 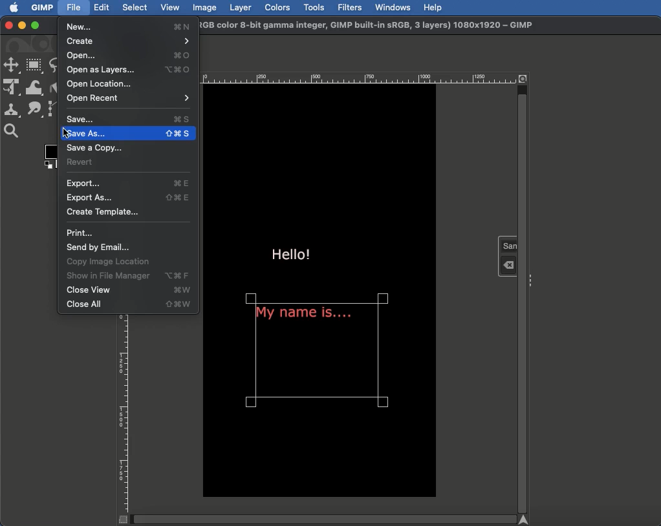 I want to click on Slider, so click(x=327, y=519).